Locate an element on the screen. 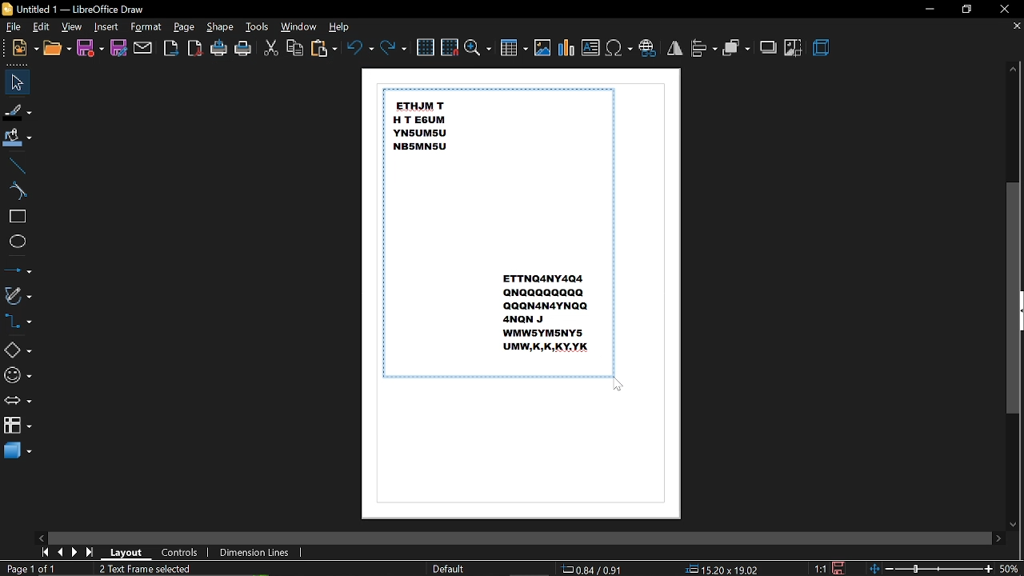 This screenshot has height=576, width=1024. basic shapes is located at coordinates (18, 349).